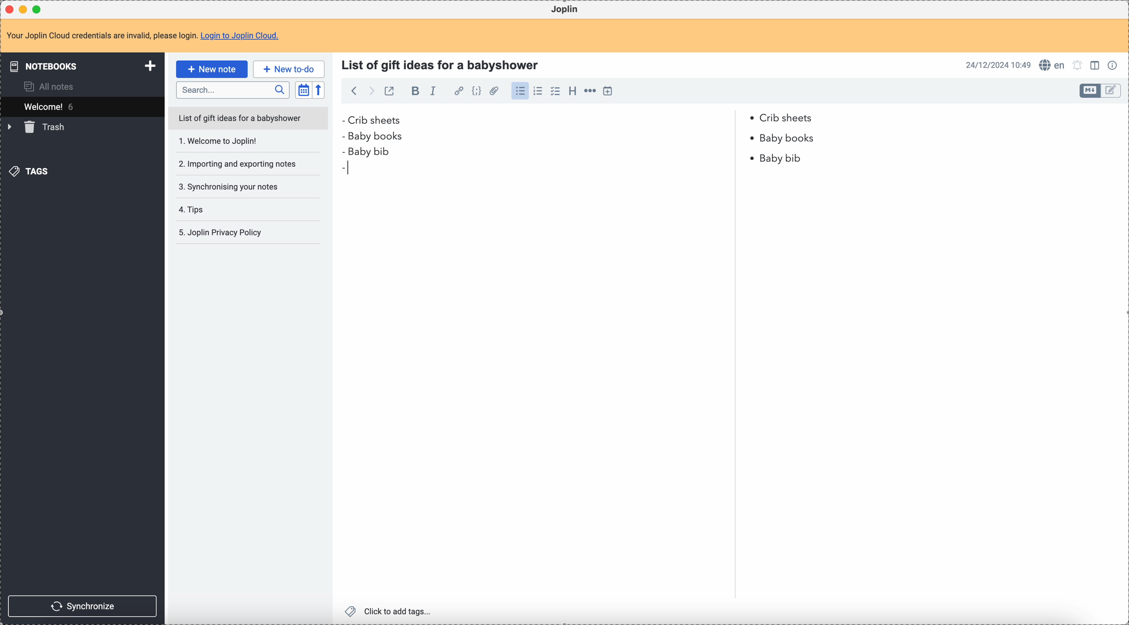  What do you see at coordinates (1078, 65) in the screenshot?
I see `set alarm` at bounding box center [1078, 65].